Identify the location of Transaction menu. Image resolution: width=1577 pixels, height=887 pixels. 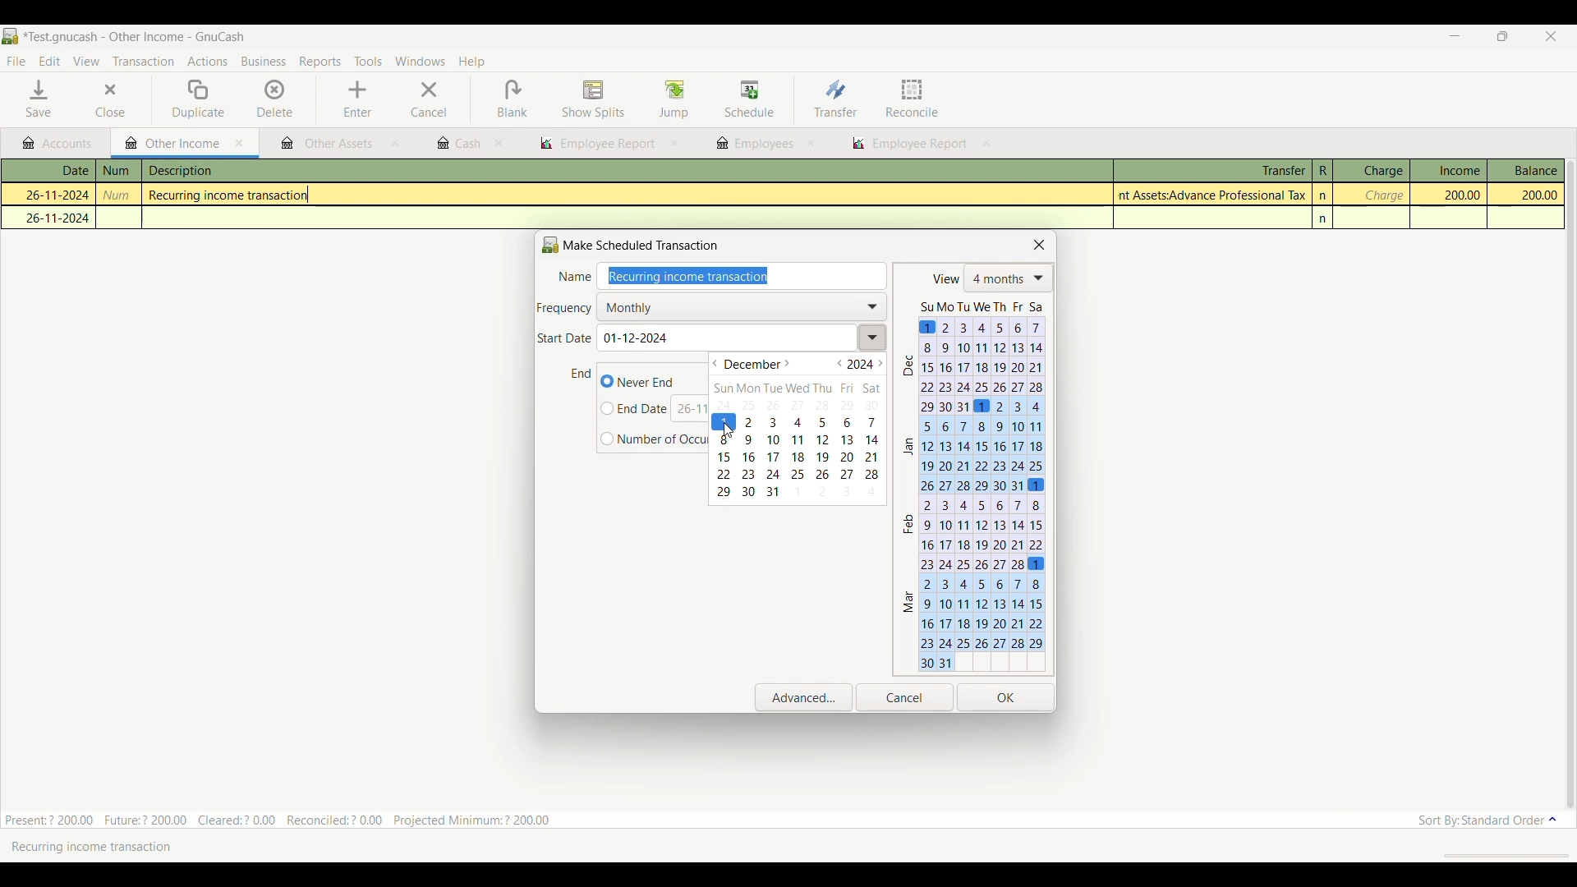
(143, 62).